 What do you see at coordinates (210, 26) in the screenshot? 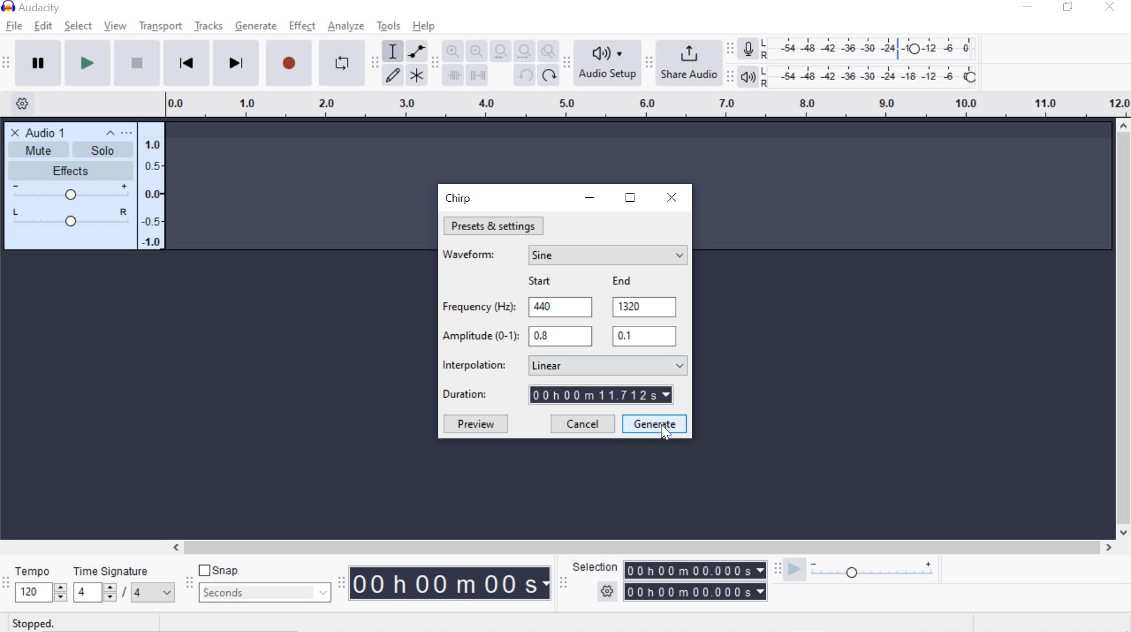
I see `tracks` at bounding box center [210, 26].